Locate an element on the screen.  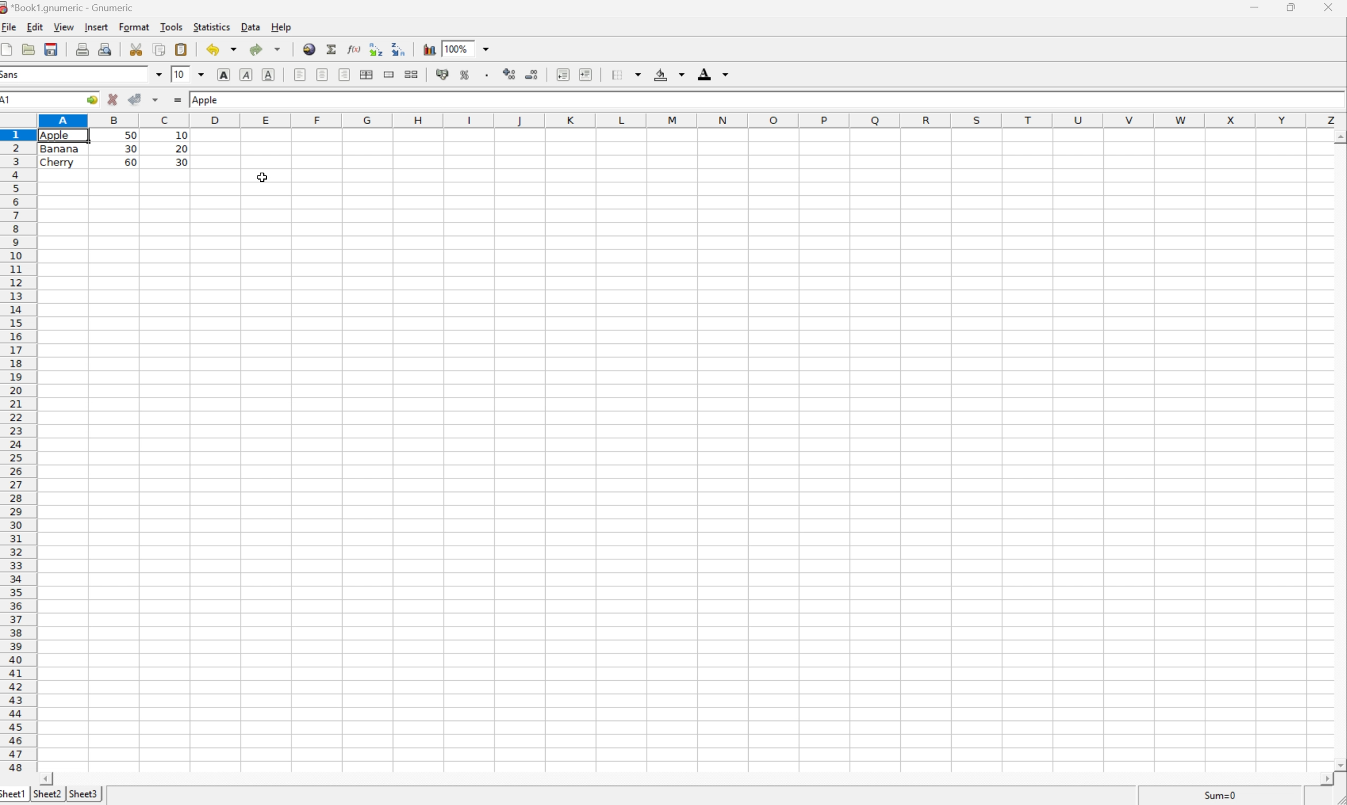
column names is located at coordinates (686, 121).